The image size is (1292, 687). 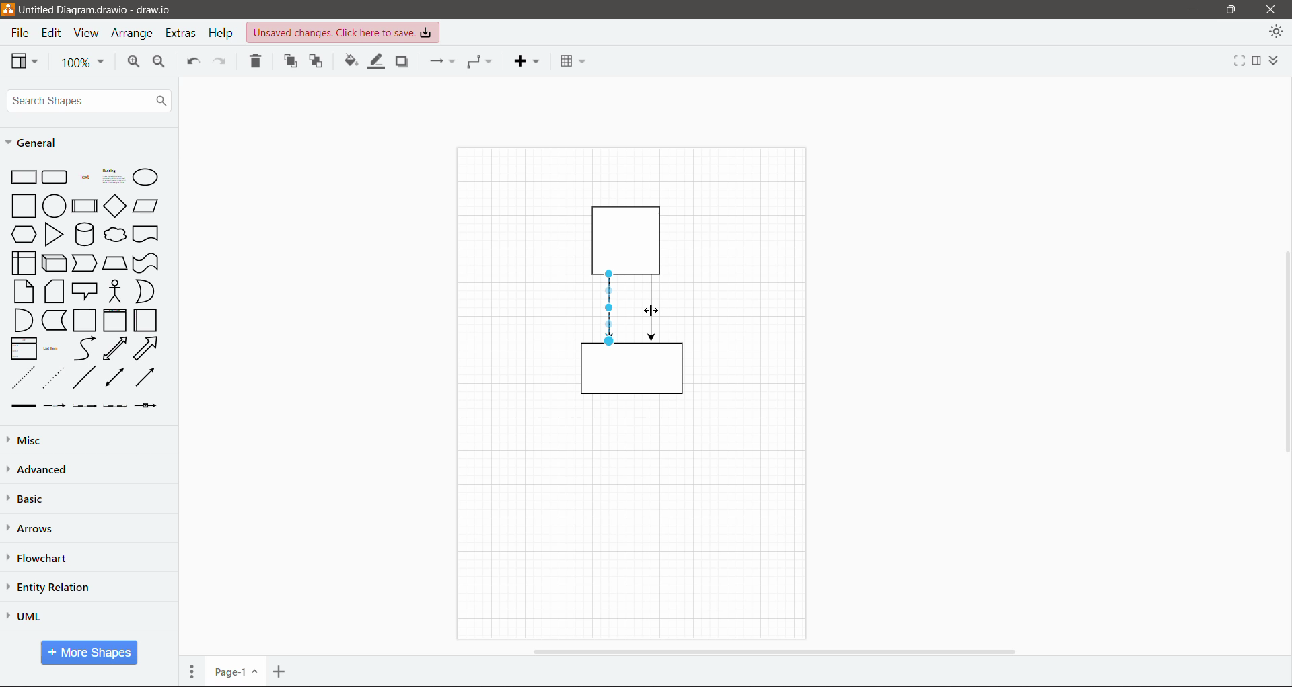 What do you see at coordinates (145, 377) in the screenshot?
I see `directional connector` at bounding box center [145, 377].